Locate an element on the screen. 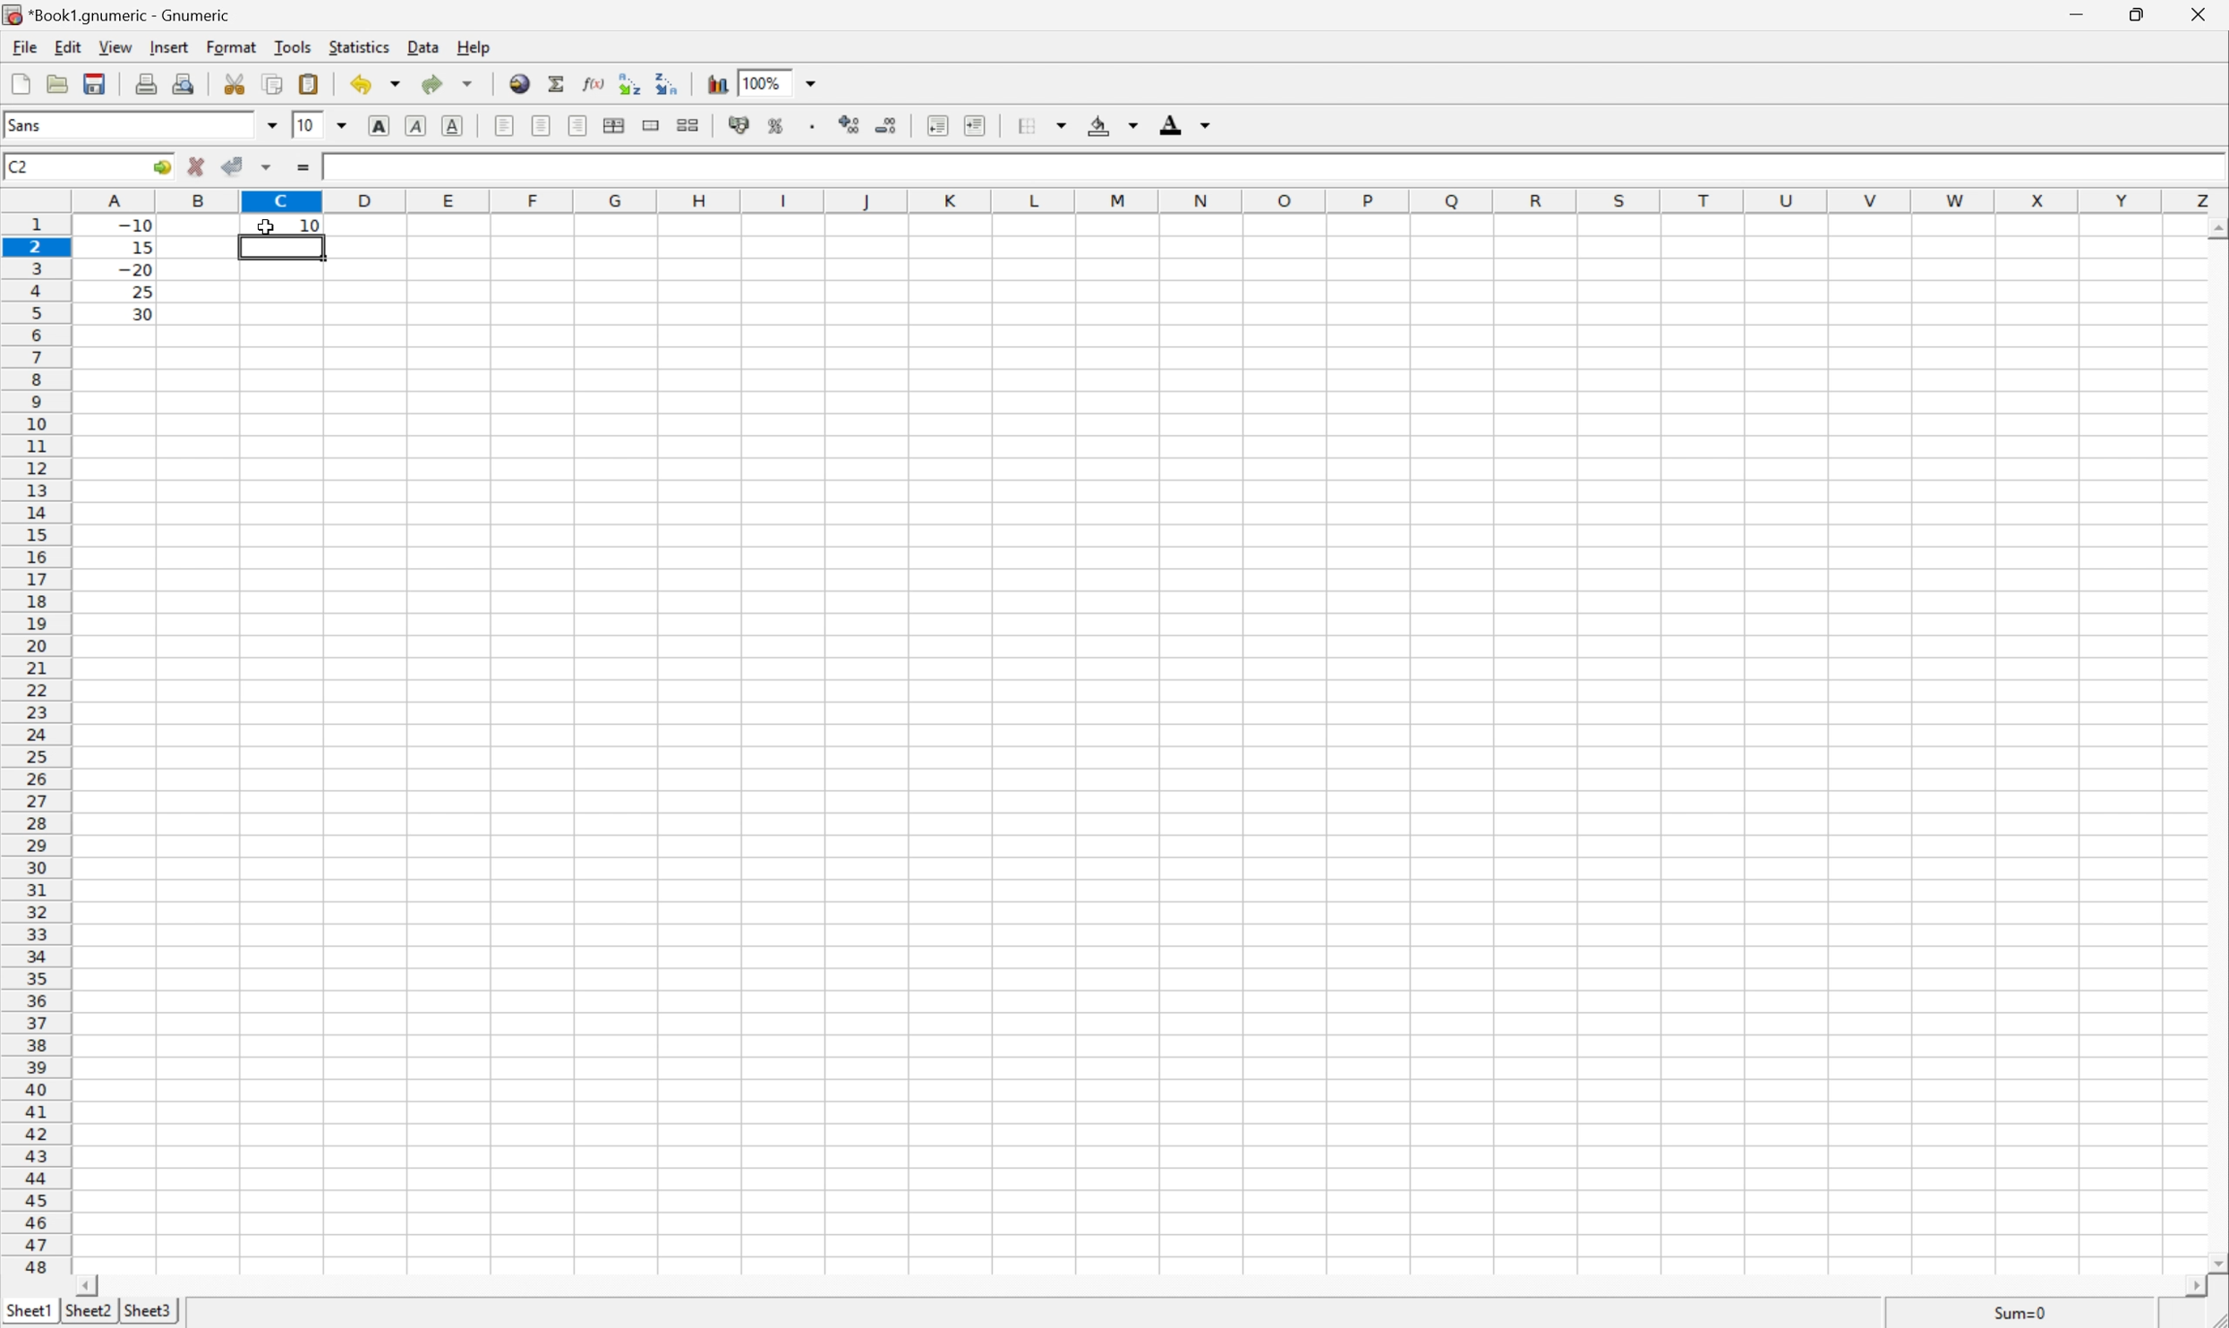 The height and width of the screenshot is (1328, 2229). Edit is located at coordinates (70, 45).